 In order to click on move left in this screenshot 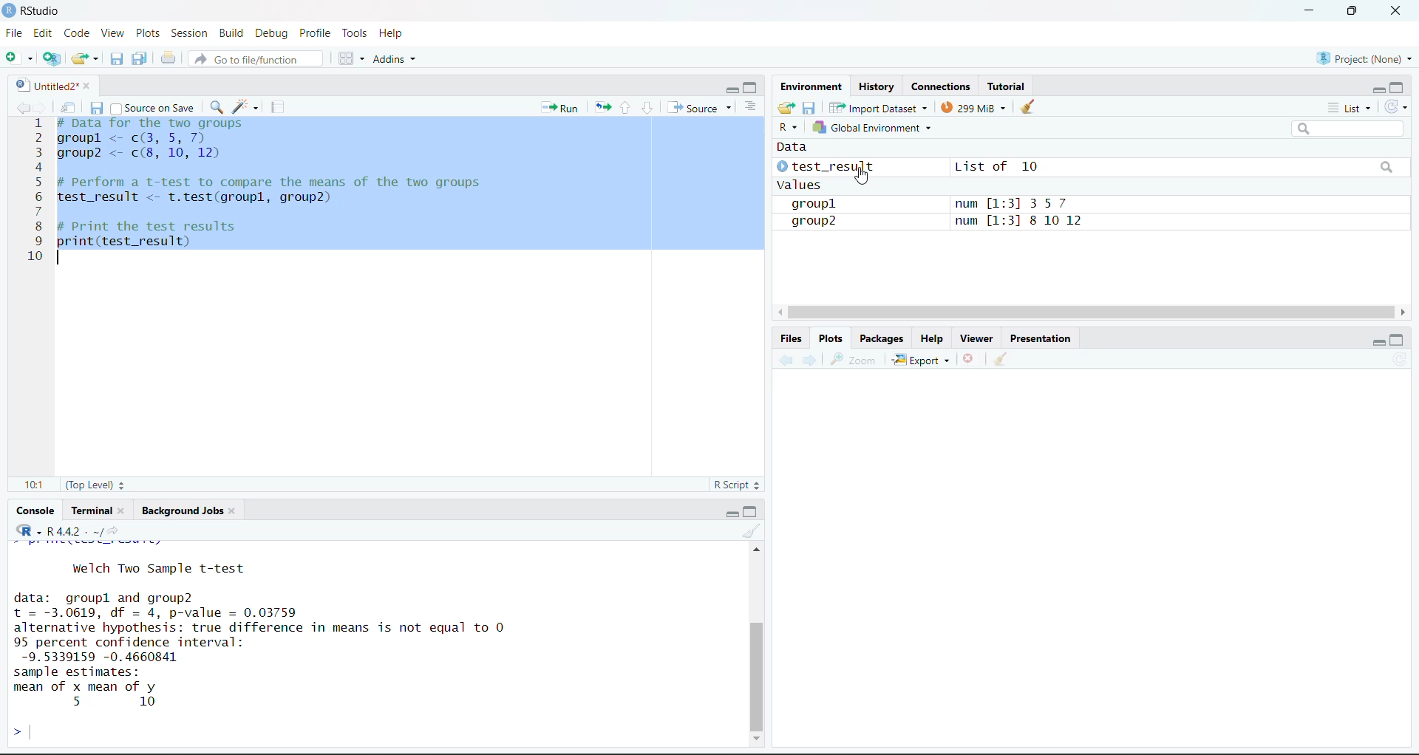, I will do `click(780, 312)`.